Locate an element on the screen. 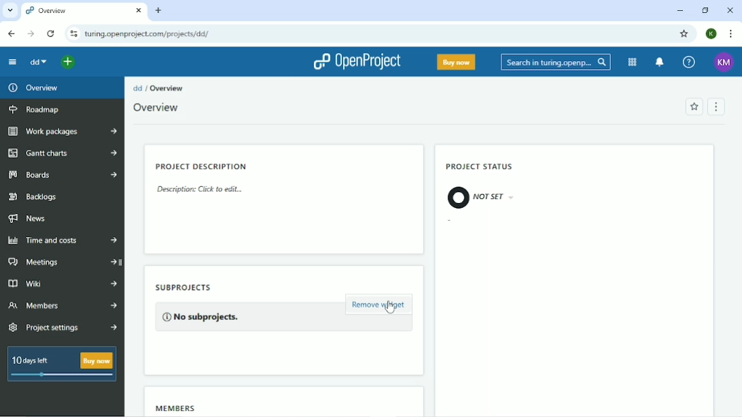  Not set is located at coordinates (482, 198).